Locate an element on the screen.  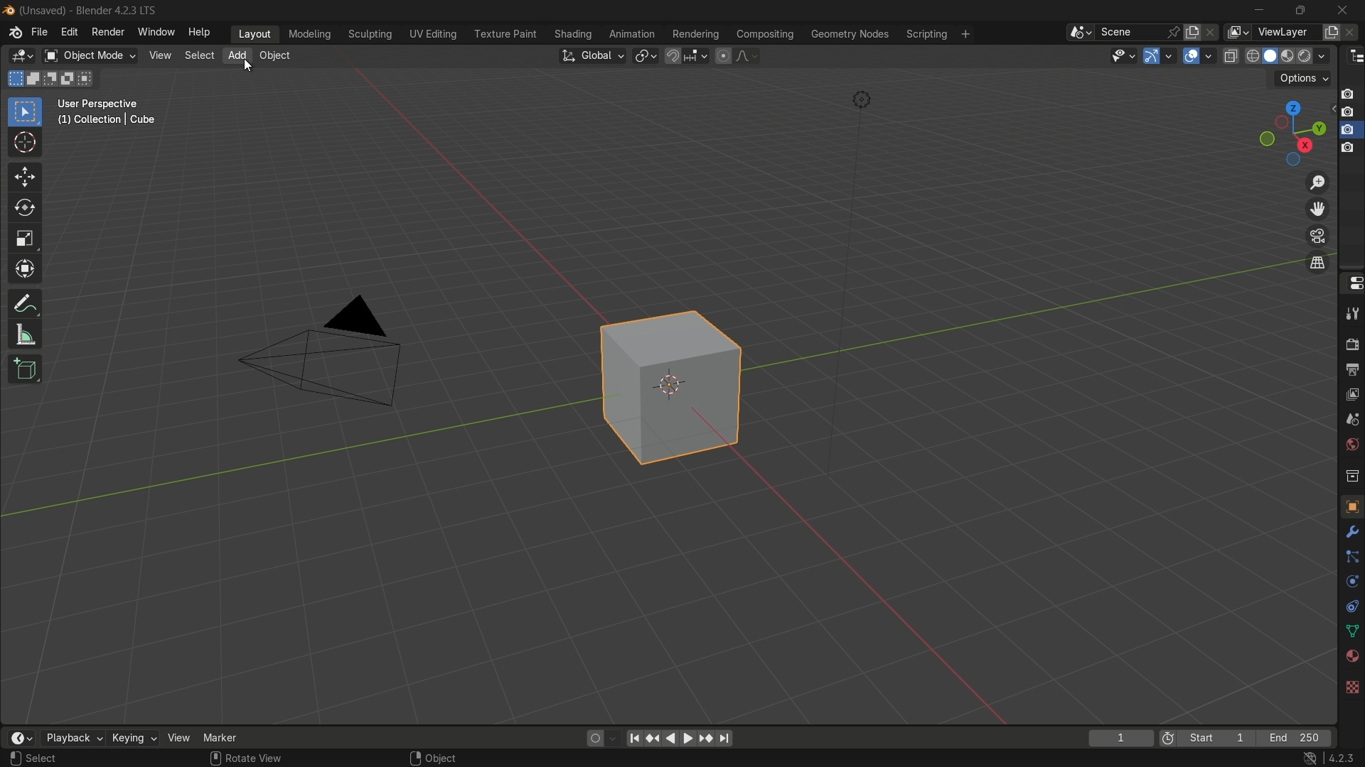
jump to endpoint is located at coordinates (632, 739).